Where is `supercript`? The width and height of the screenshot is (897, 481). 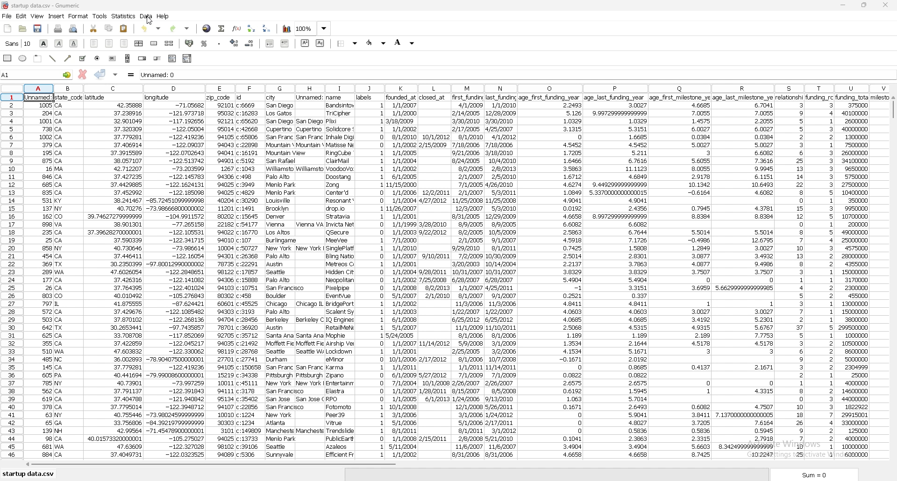
supercript is located at coordinates (305, 43).